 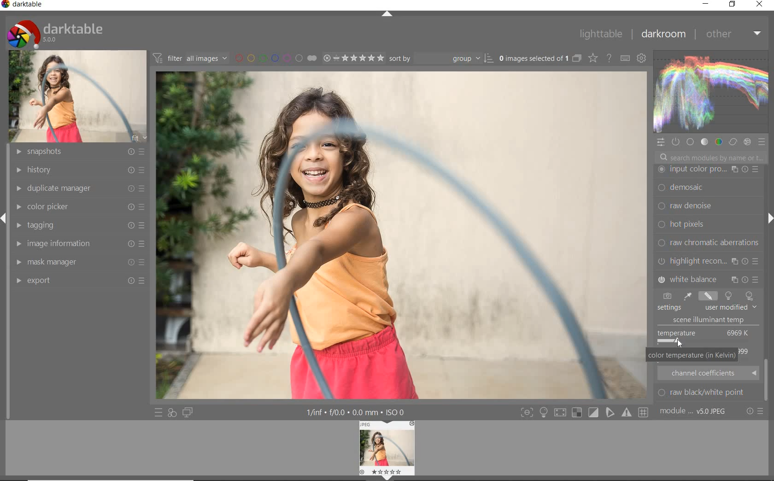 I want to click on define keyboard shortcut, so click(x=625, y=58).